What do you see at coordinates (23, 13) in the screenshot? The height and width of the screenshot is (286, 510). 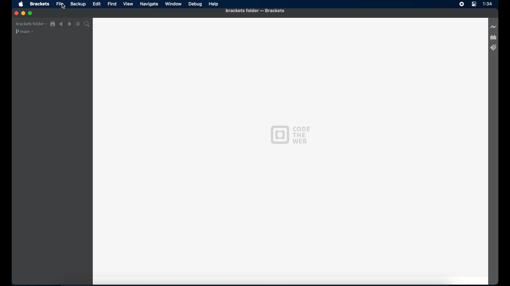 I see `Minimize` at bounding box center [23, 13].